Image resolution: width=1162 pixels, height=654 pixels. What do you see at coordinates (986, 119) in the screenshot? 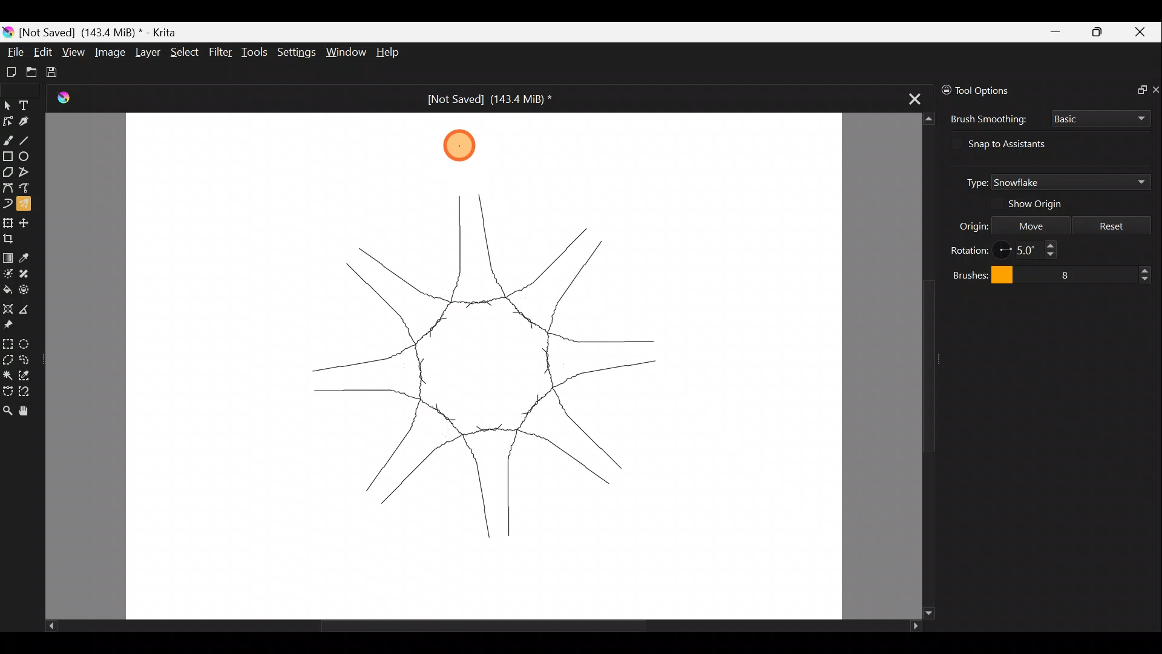
I see `Brush smoothing` at bounding box center [986, 119].